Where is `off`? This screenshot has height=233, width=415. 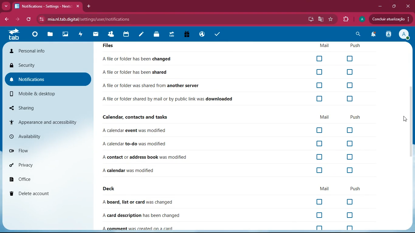
off is located at coordinates (348, 131).